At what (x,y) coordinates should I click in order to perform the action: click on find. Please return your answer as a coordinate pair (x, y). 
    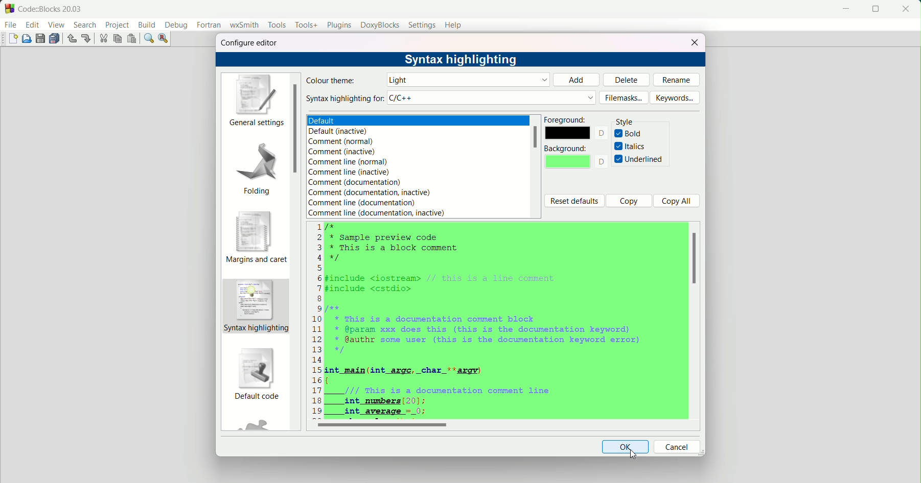
    Looking at the image, I should click on (149, 38).